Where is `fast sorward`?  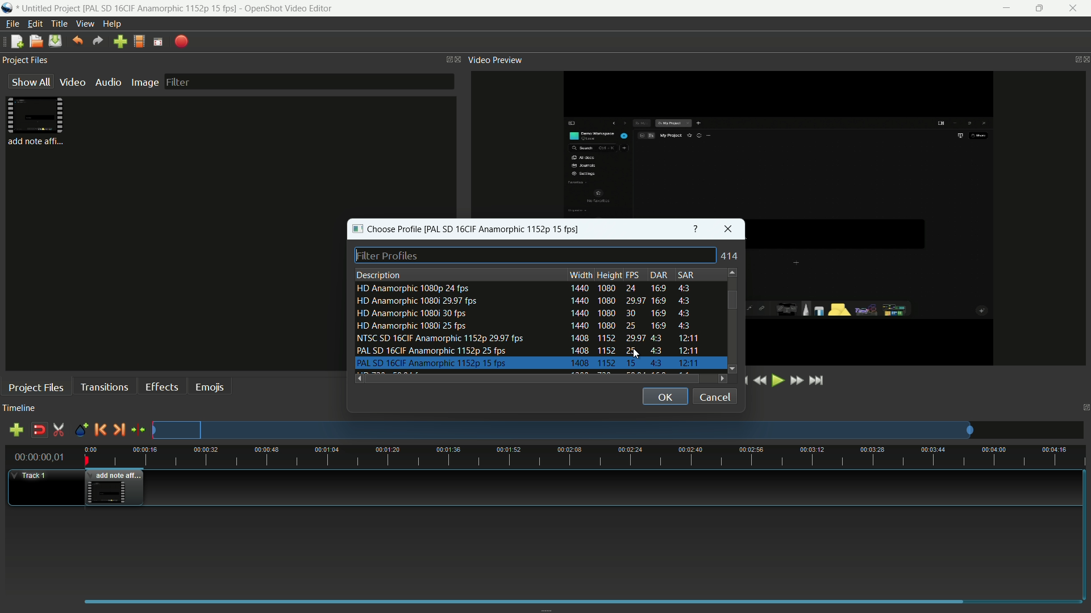
fast sorward is located at coordinates (796, 382).